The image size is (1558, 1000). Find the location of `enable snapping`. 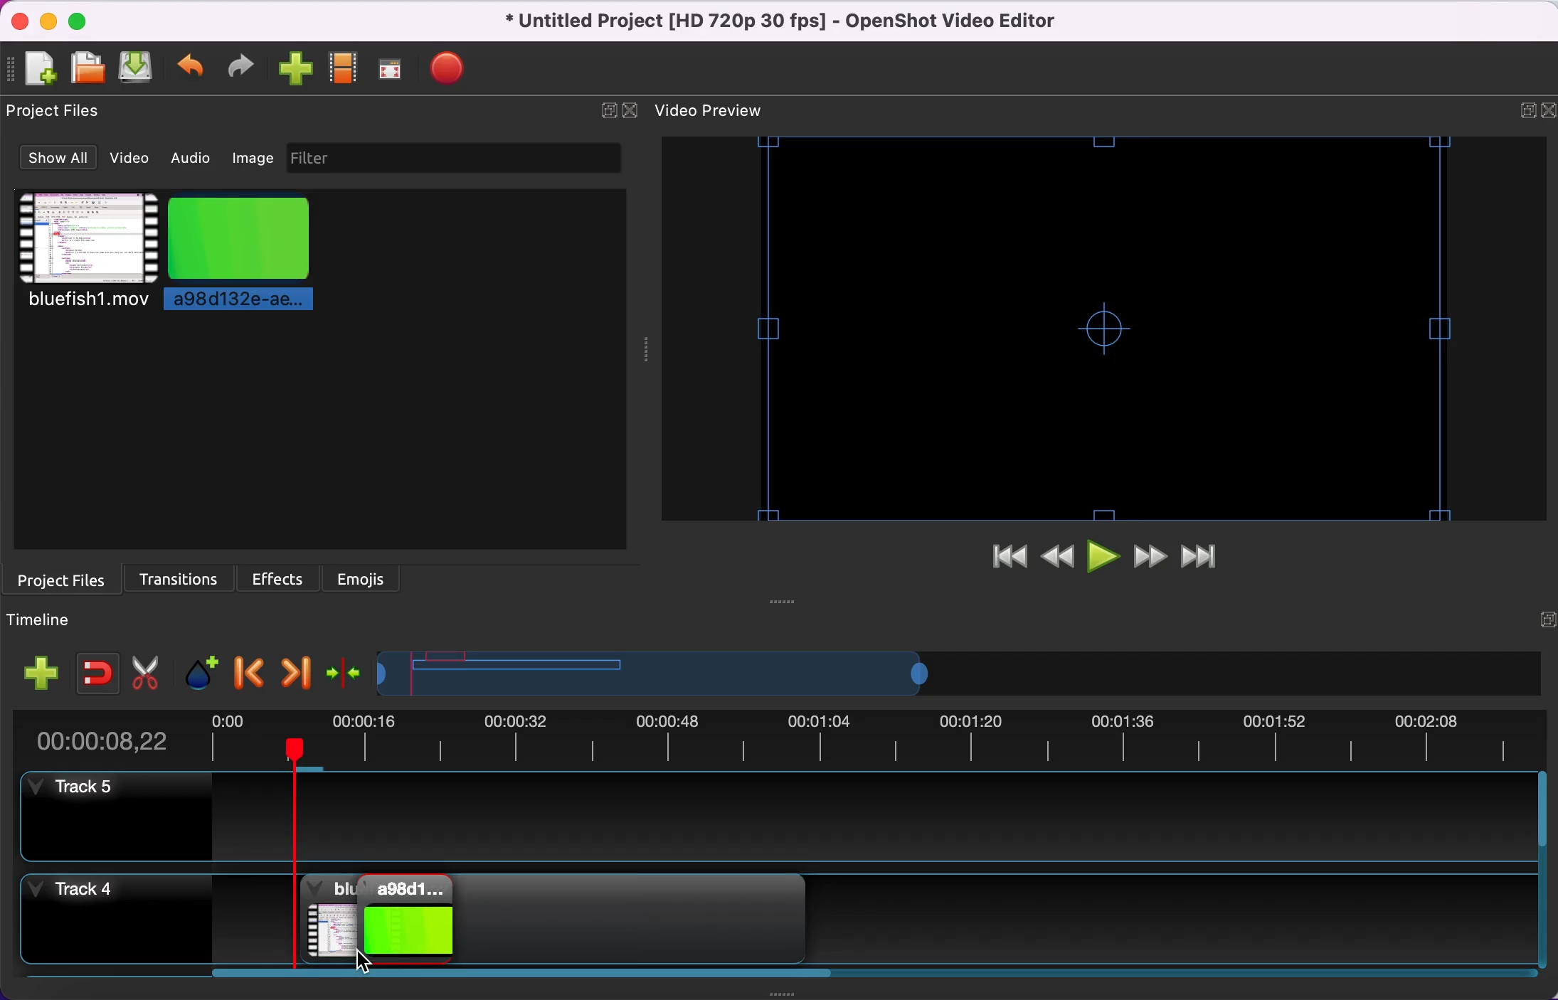

enable snapping is located at coordinates (95, 669).